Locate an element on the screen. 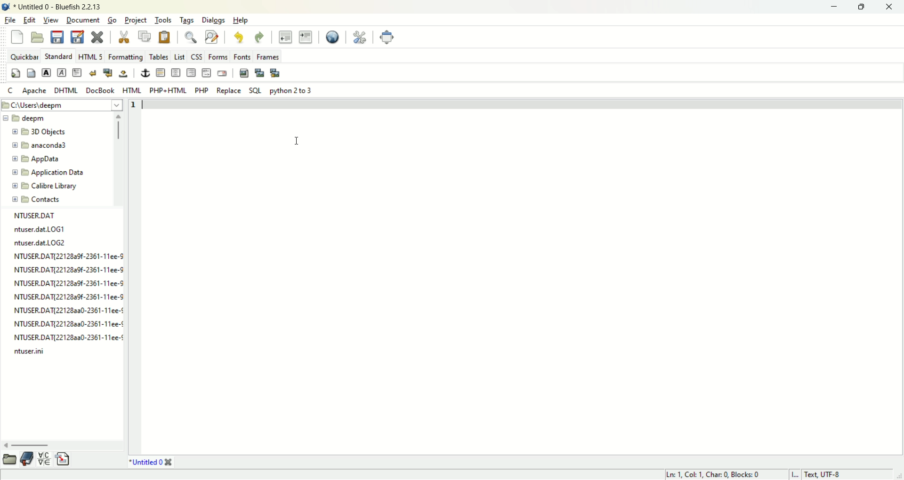 Image resolution: width=904 pixels, height=480 pixels. emphasis is located at coordinates (63, 72).